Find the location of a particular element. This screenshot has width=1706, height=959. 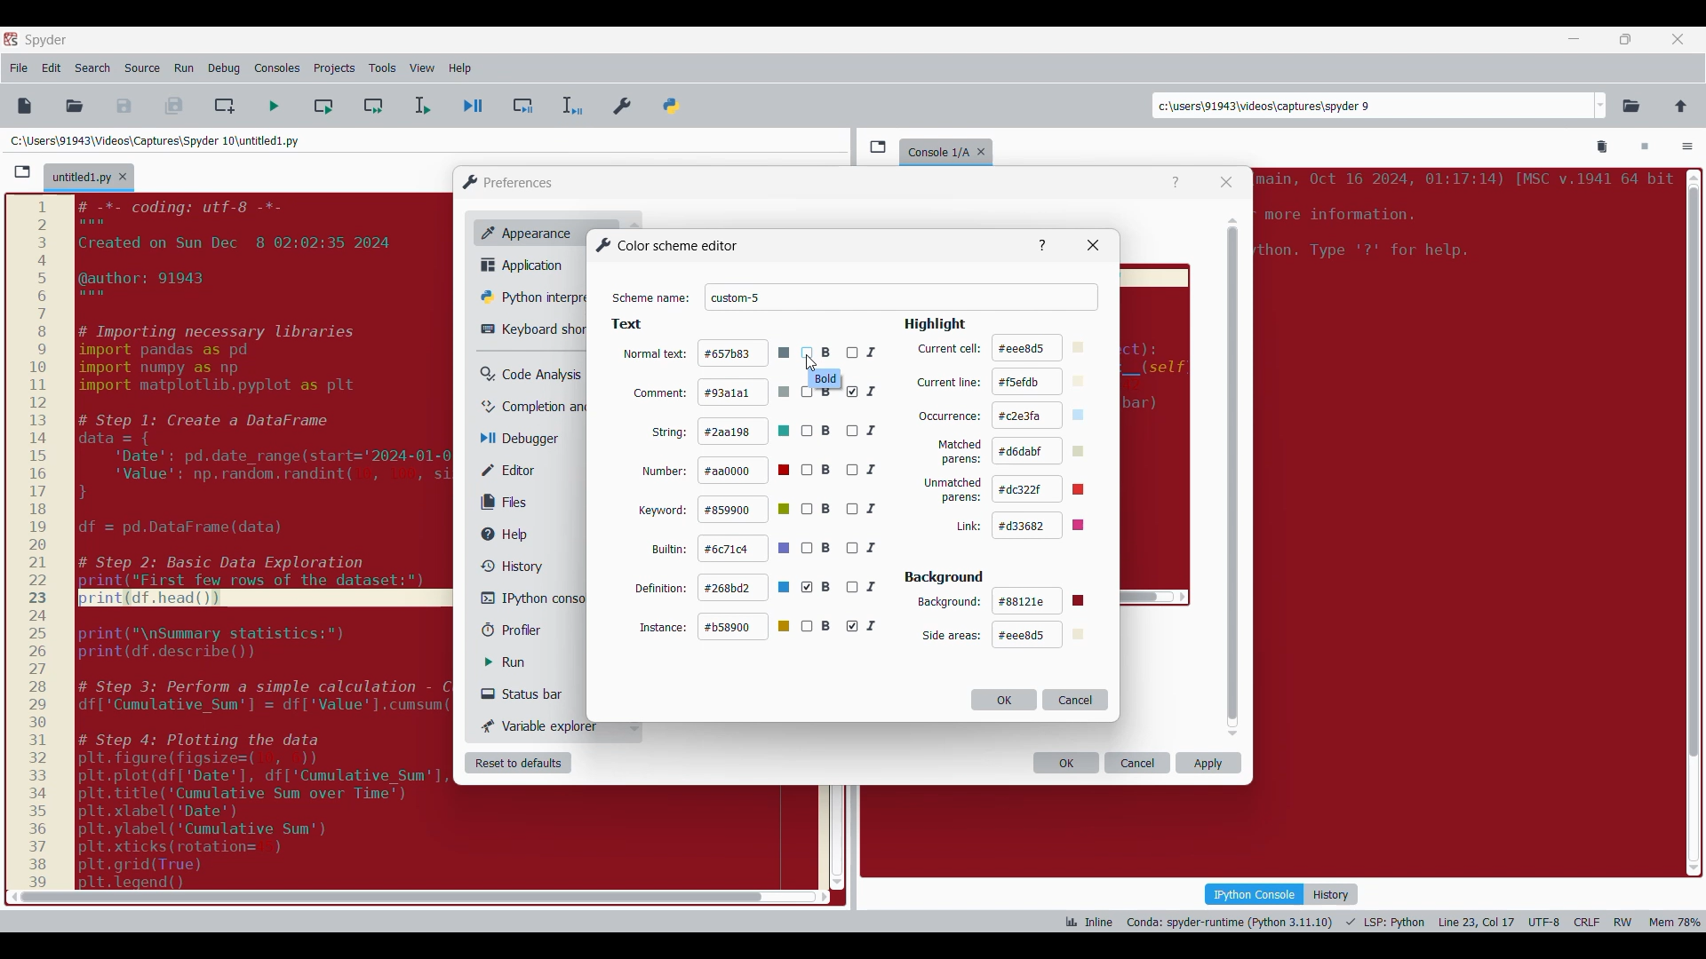

B is located at coordinates (817, 353).